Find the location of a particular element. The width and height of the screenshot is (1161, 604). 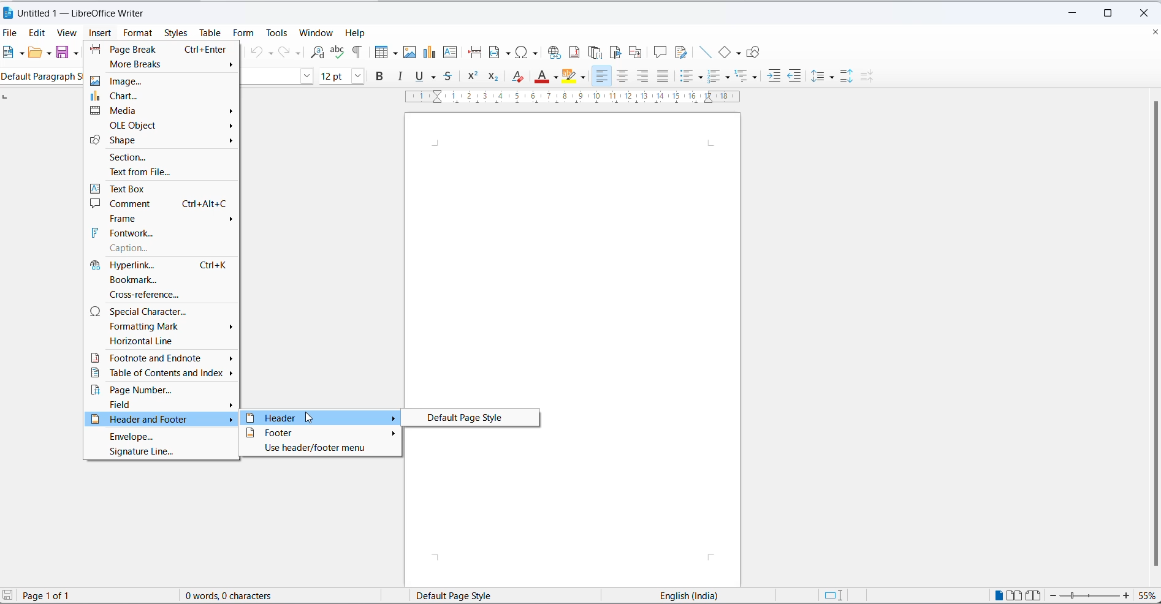

header is located at coordinates (318, 417).